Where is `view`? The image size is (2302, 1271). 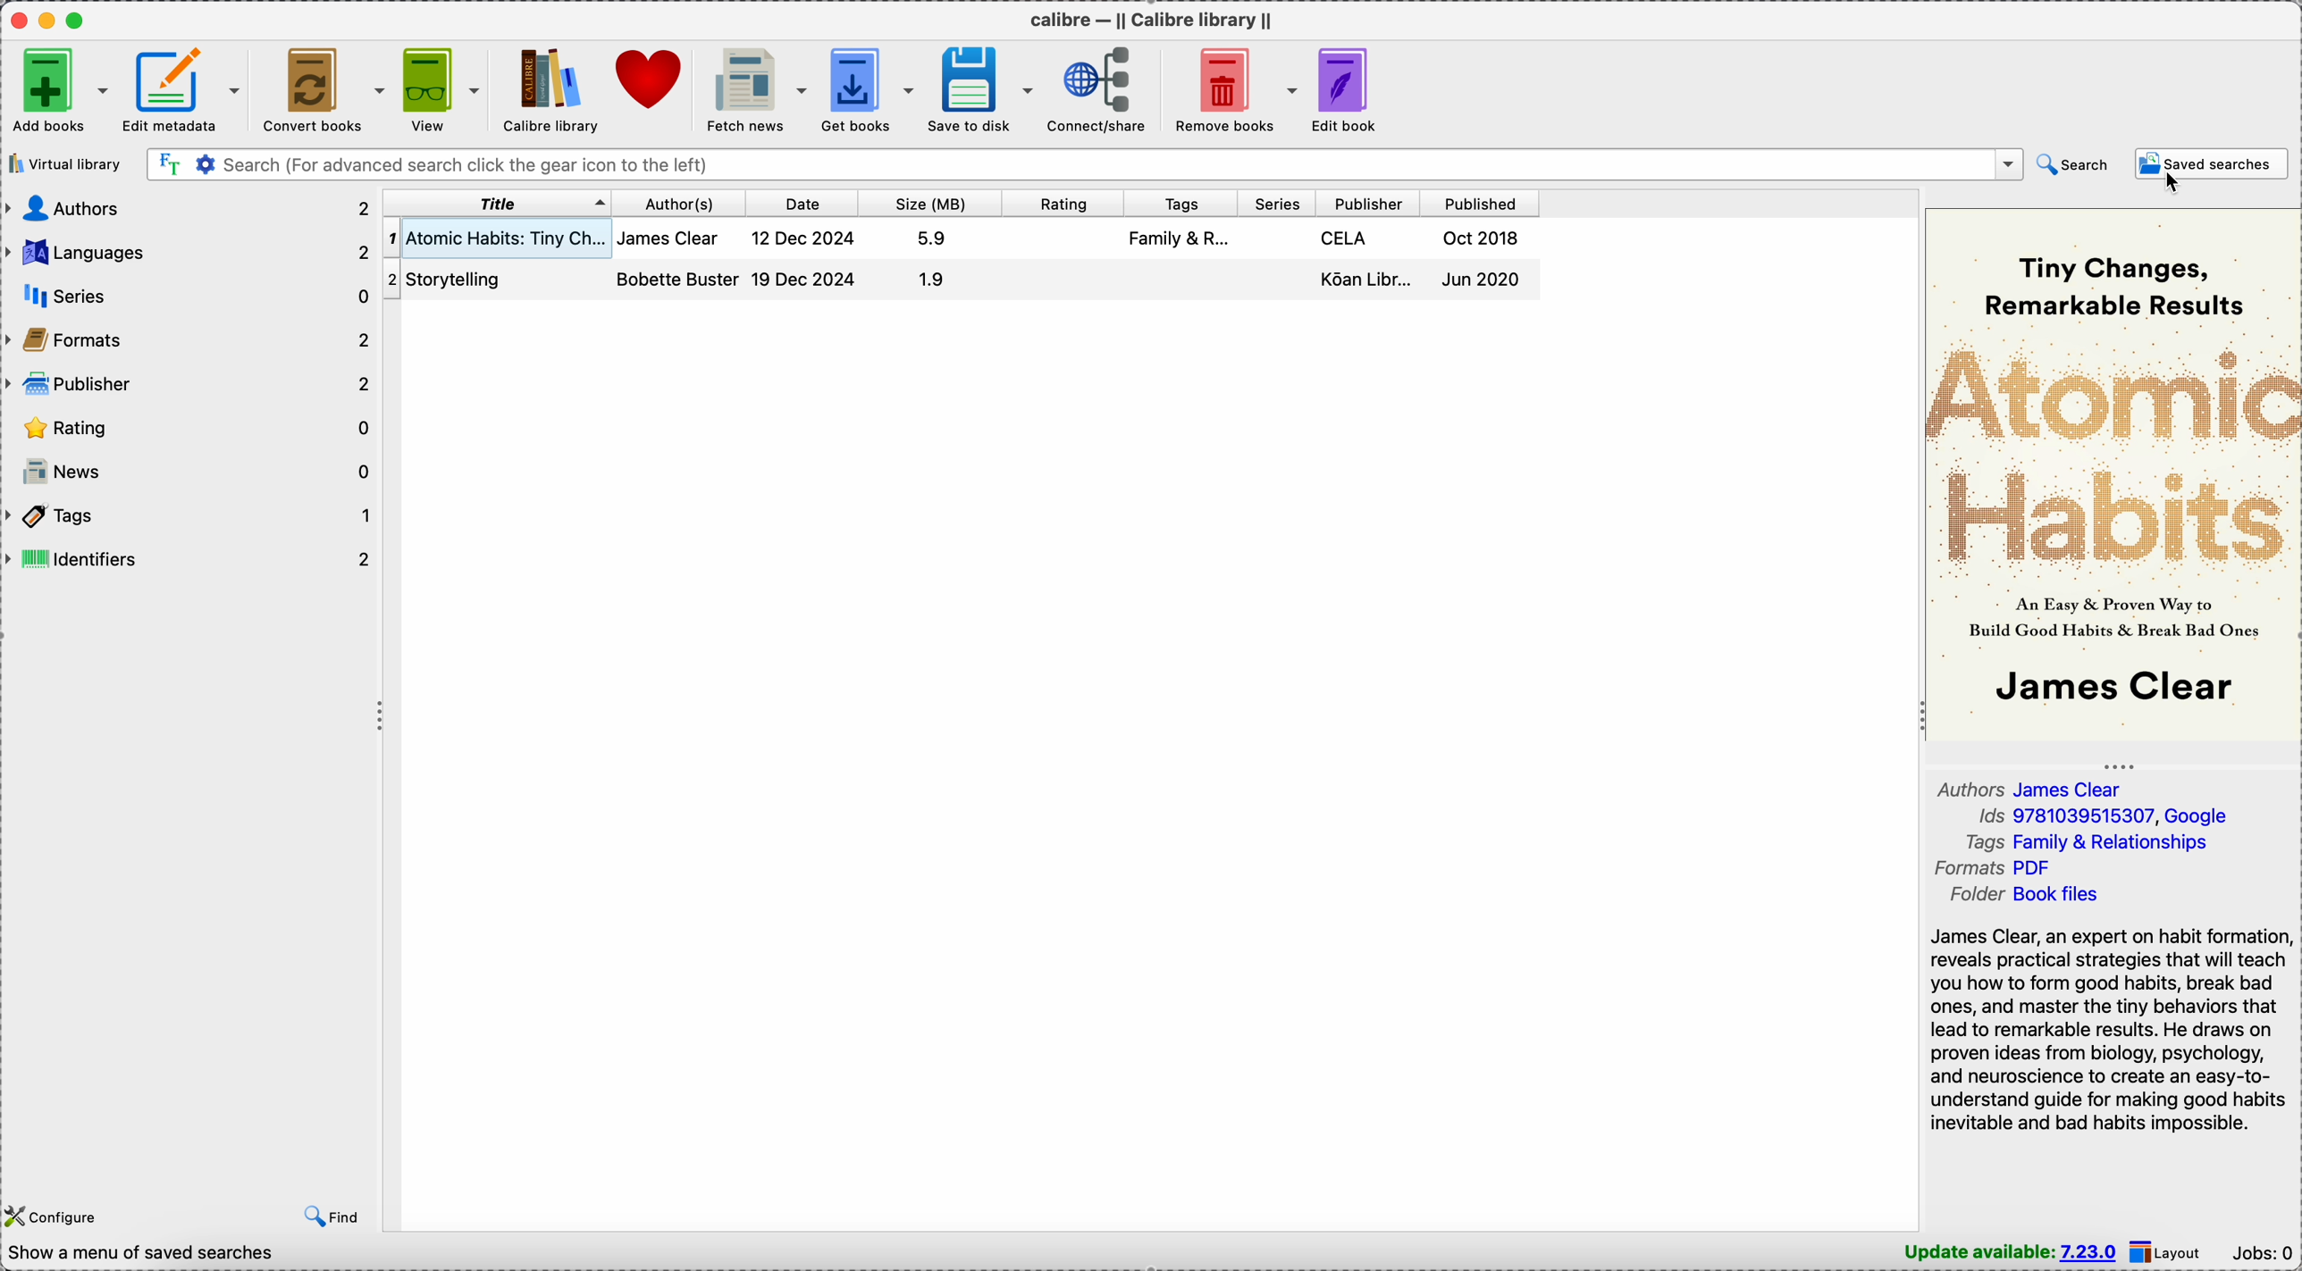
view is located at coordinates (440, 91).